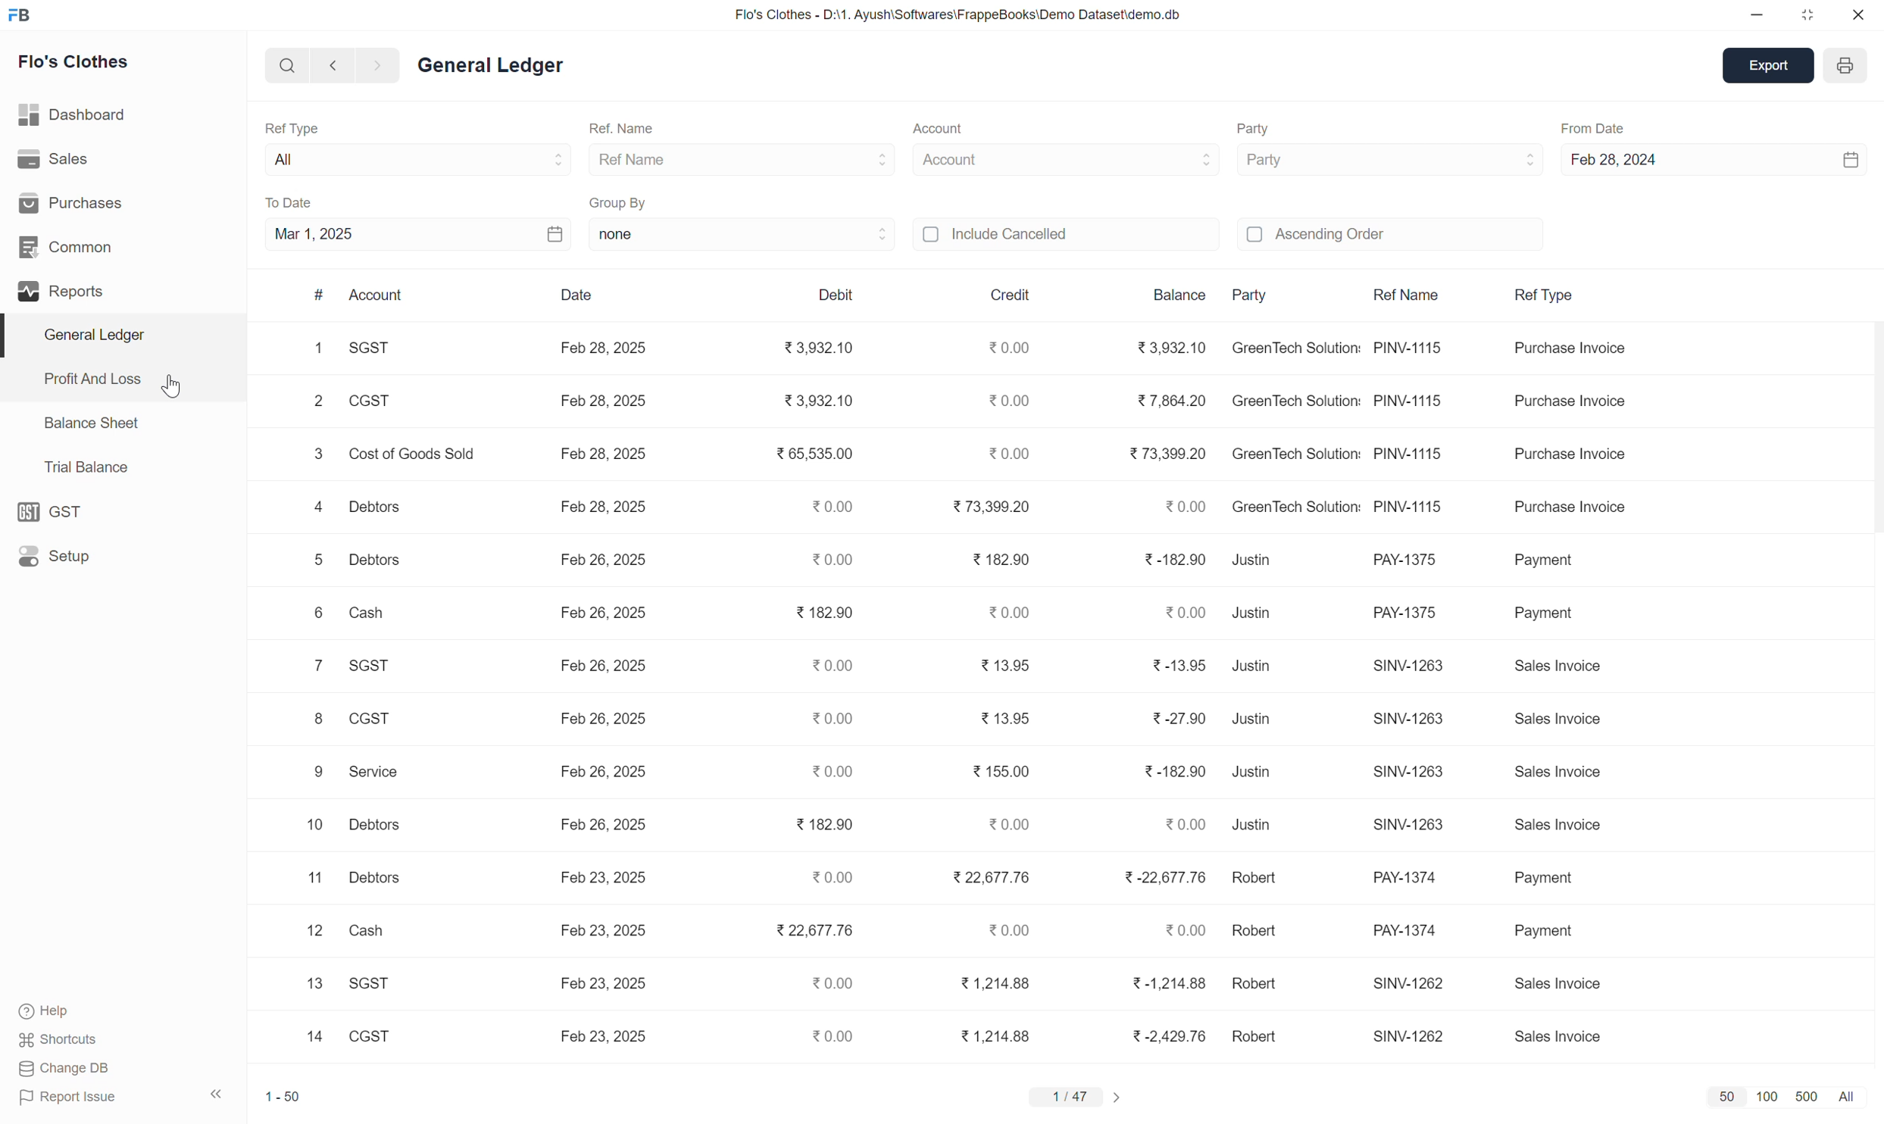 This screenshot has height=1124, width=1884. Describe the element at coordinates (1561, 300) in the screenshot. I see `Ref Type` at that location.